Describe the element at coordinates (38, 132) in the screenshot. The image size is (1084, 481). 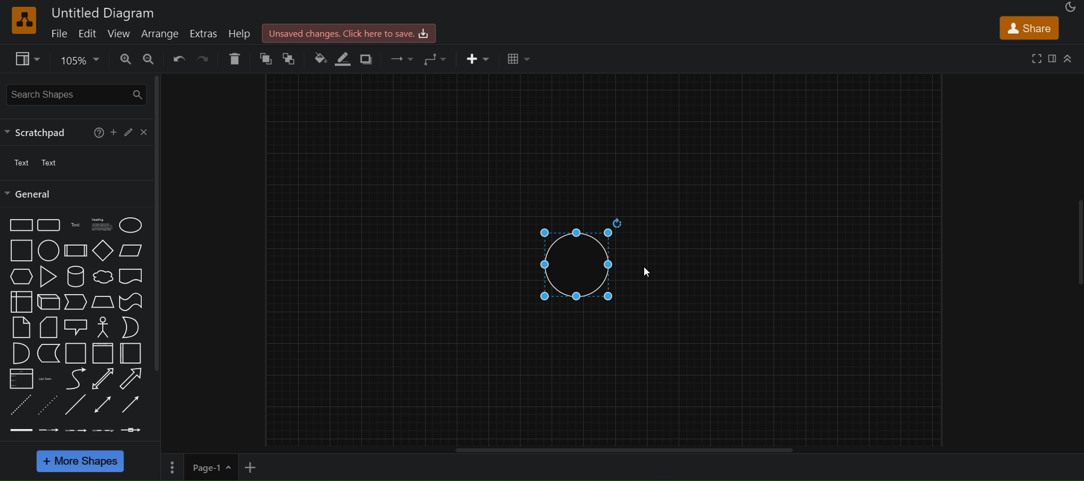
I see `scratchpad` at that location.